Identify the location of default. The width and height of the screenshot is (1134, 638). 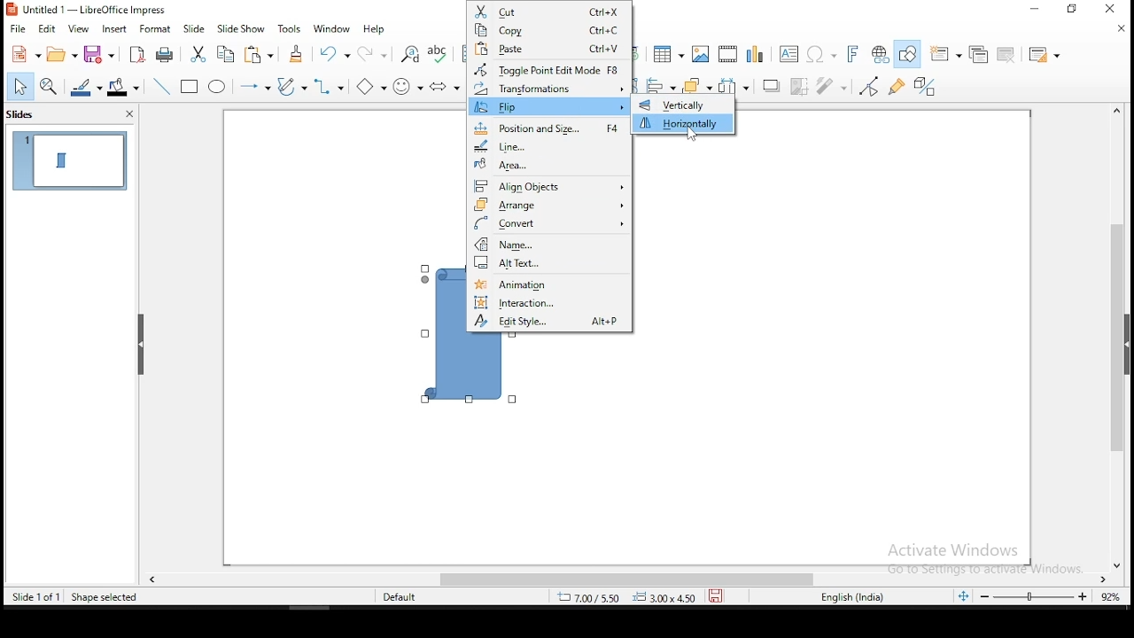
(400, 598).